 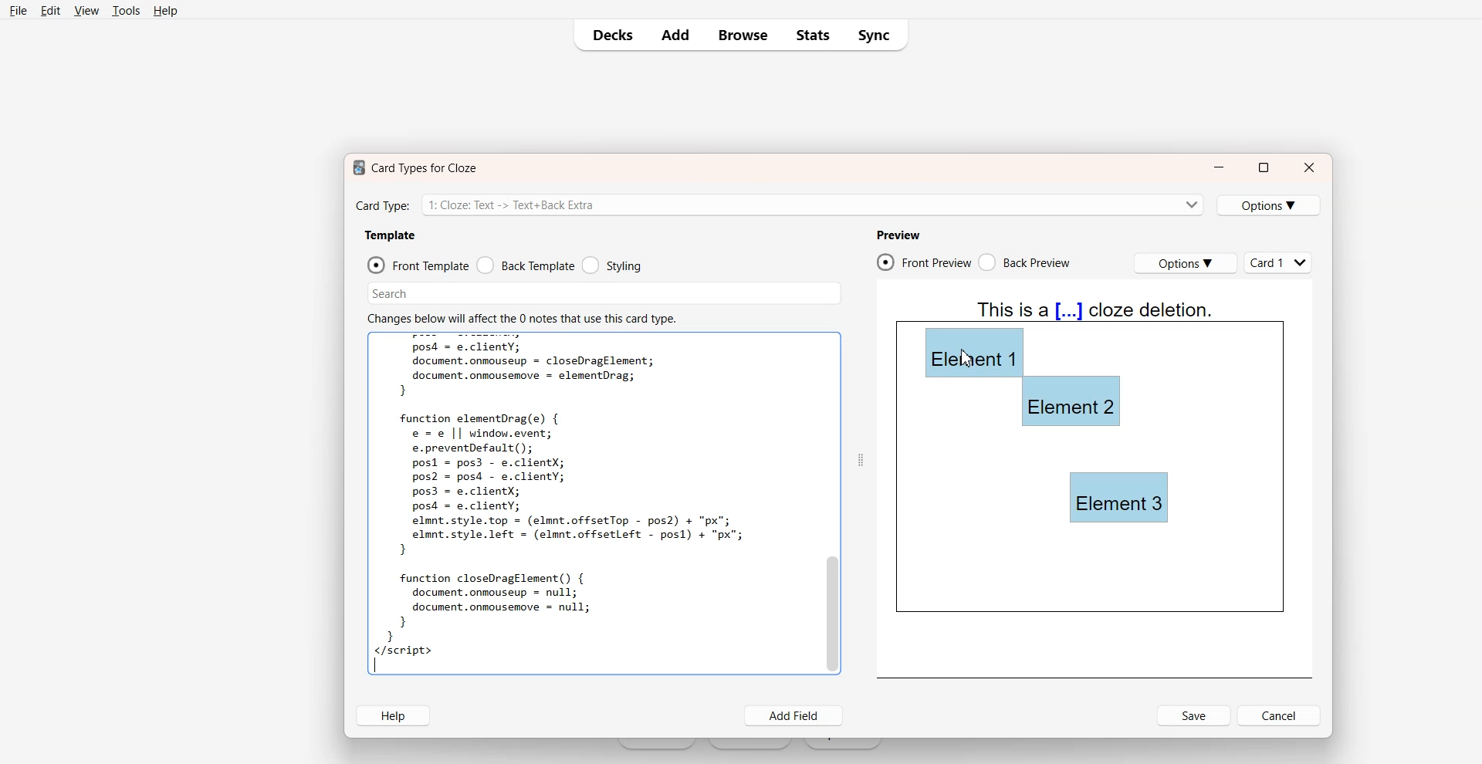 What do you see at coordinates (521, 317) in the screenshot?
I see `Text 2` at bounding box center [521, 317].